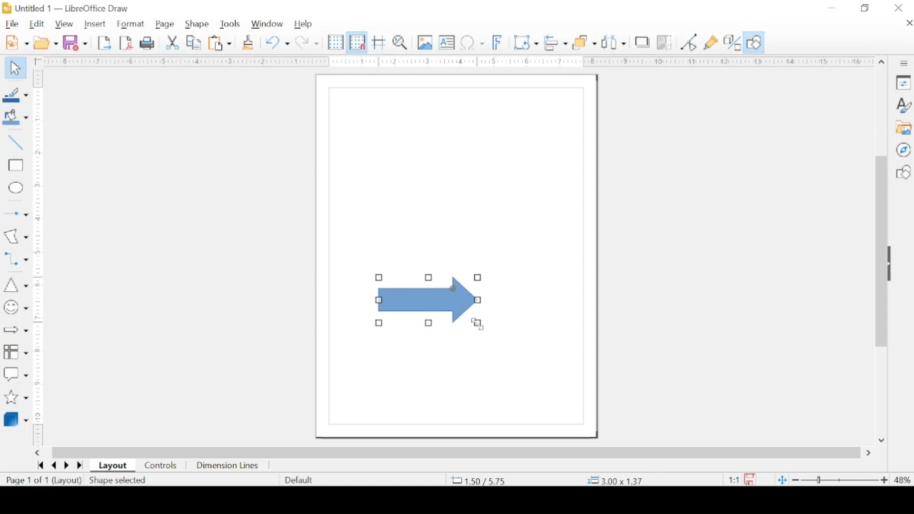 The height and width of the screenshot is (514, 914). Describe the element at coordinates (15, 329) in the screenshot. I see `block arrow` at that location.